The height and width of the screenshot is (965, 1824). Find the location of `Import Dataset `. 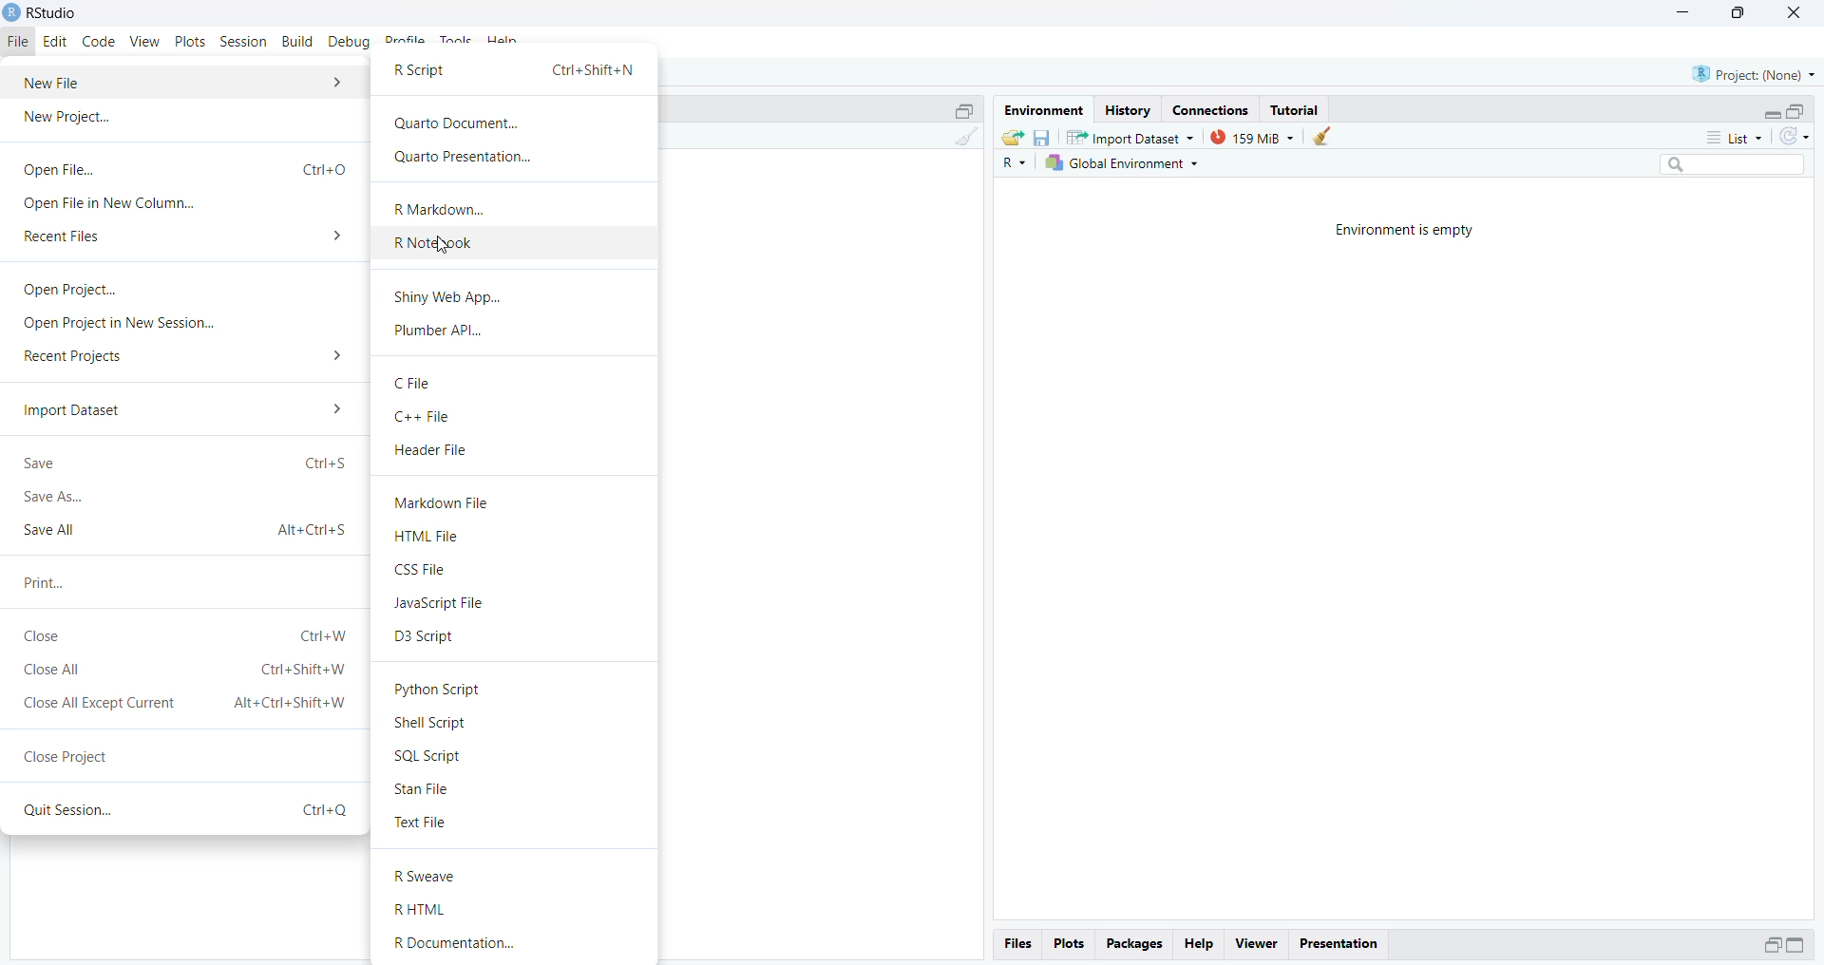

Import Dataset  is located at coordinates (180, 409).